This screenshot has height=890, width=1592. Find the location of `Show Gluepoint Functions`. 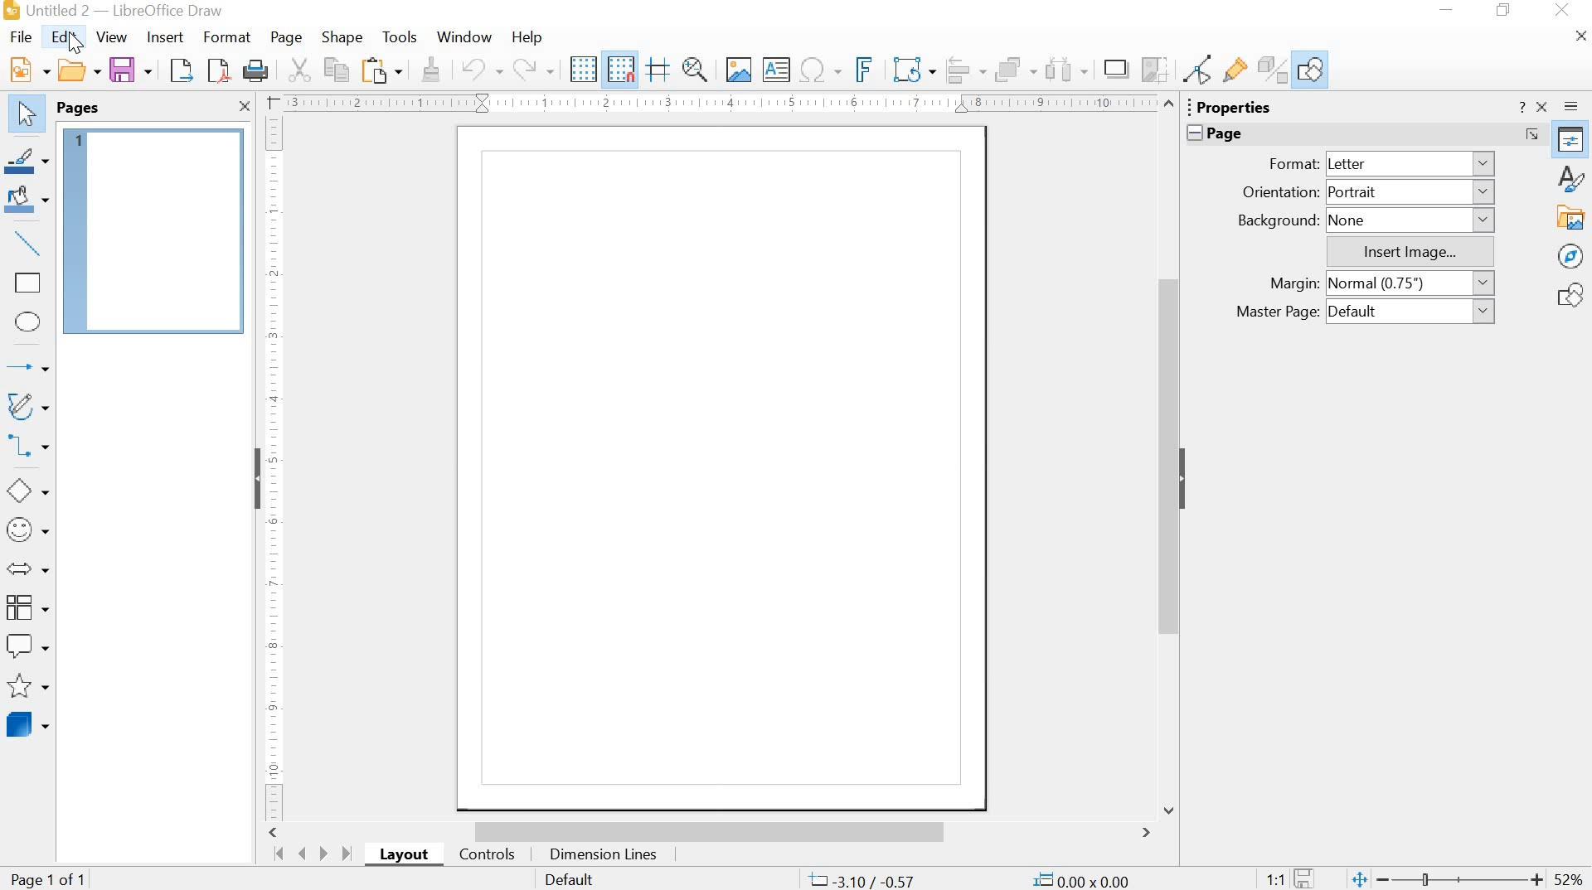

Show Gluepoint Functions is located at coordinates (1236, 70).